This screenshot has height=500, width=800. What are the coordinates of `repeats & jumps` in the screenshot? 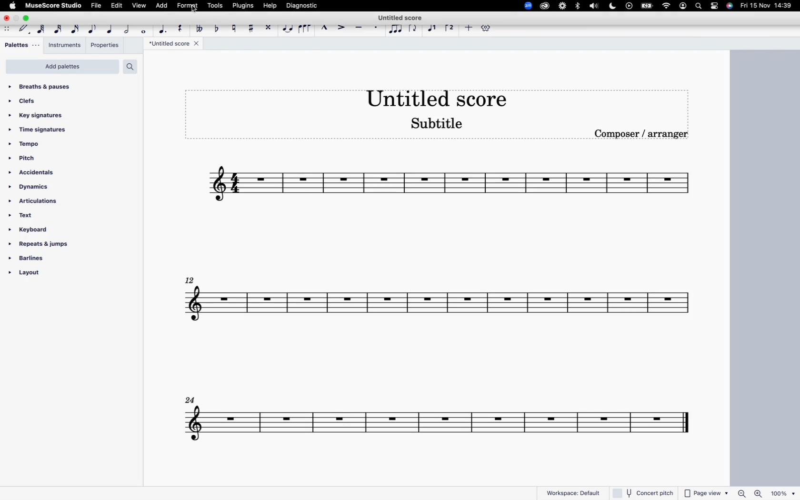 It's located at (43, 244).